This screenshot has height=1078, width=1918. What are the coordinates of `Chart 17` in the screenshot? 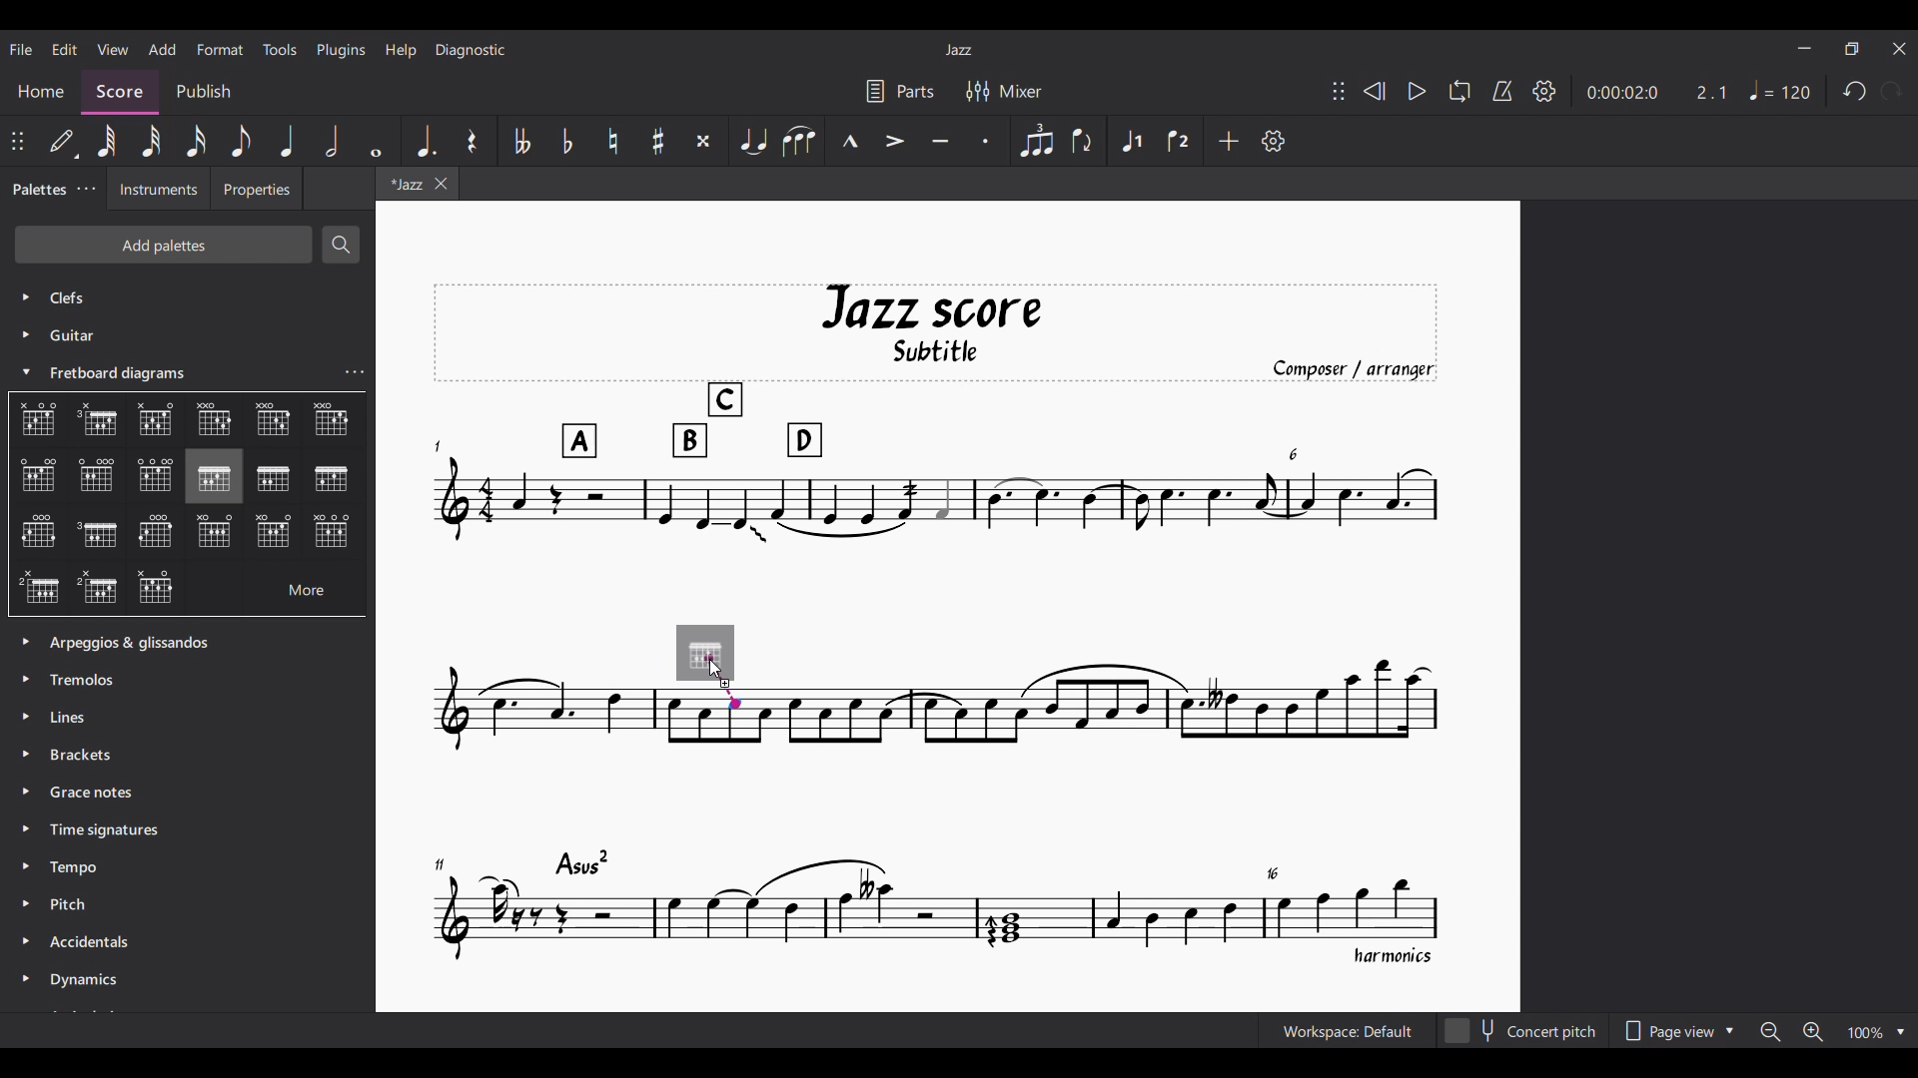 It's located at (38, 585).